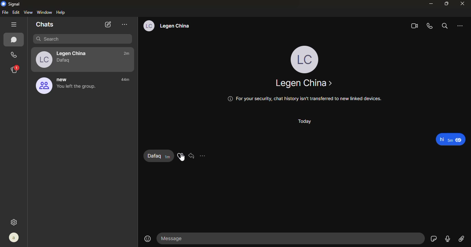  I want to click on you left the group, so click(77, 89).